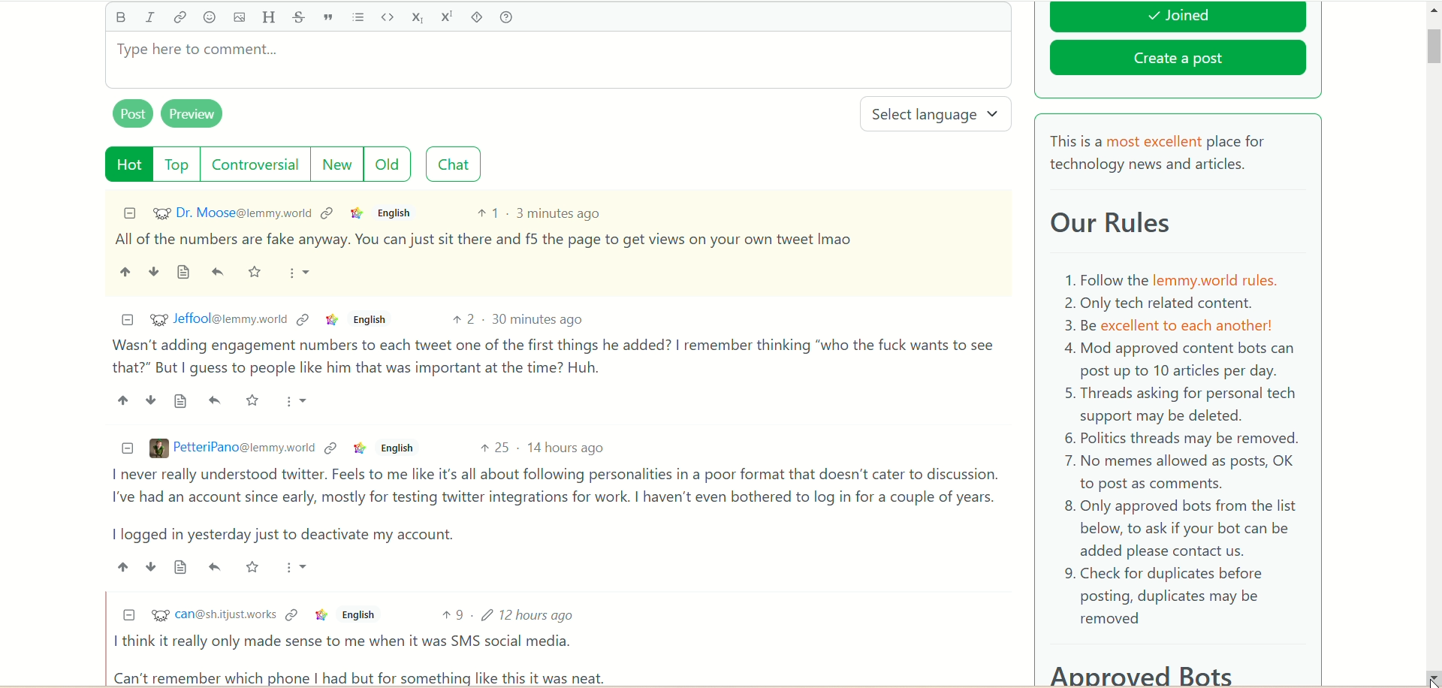  Describe the element at coordinates (484, 240) in the screenshot. I see `All of the numbers are fake anyway. You can just sit there and f5 the page to get views on your own tweet Imao` at that location.